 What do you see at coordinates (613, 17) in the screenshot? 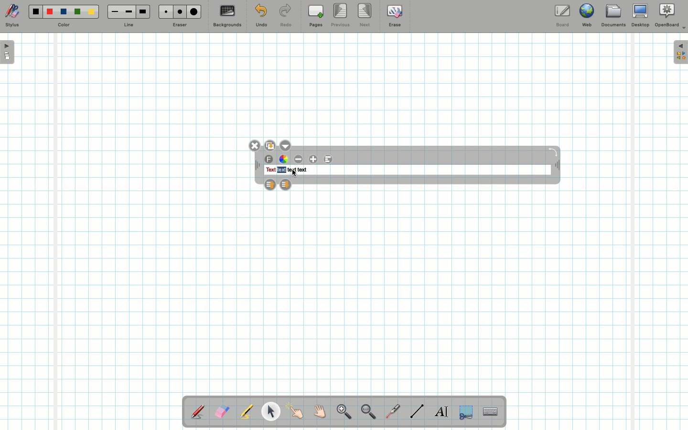
I see `Documents` at bounding box center [613, 17].